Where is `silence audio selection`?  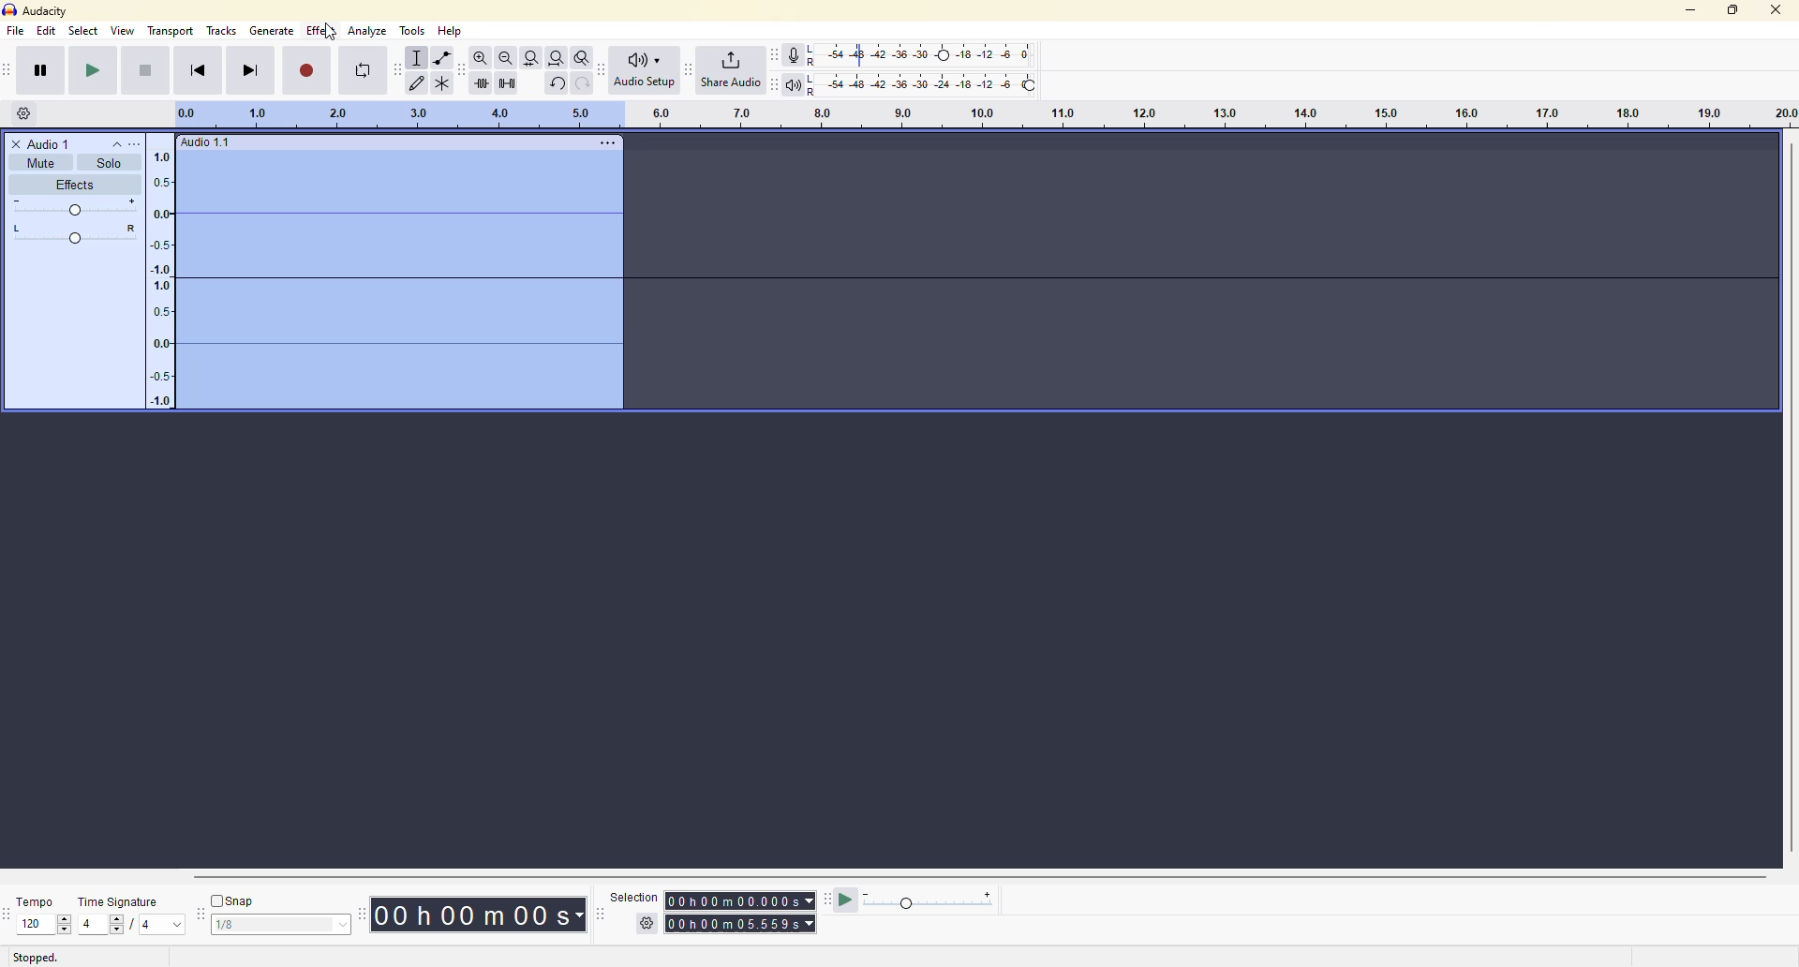
silence audio selection is located at coordinates (505, 82).